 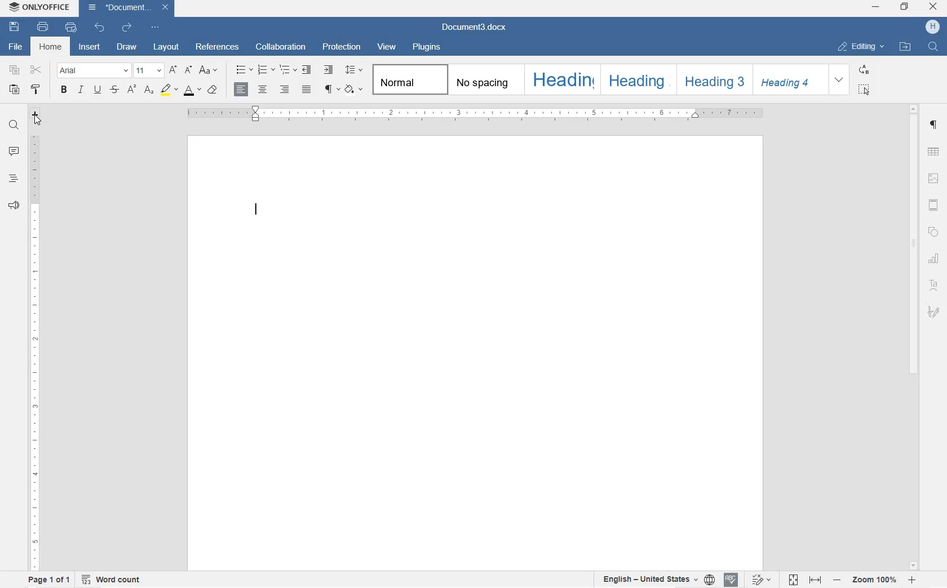 What do you see at coordinates (262, 90) in the screenshot?
I see `CENTER ALIGNMENT` at bounding box center [262, 90].